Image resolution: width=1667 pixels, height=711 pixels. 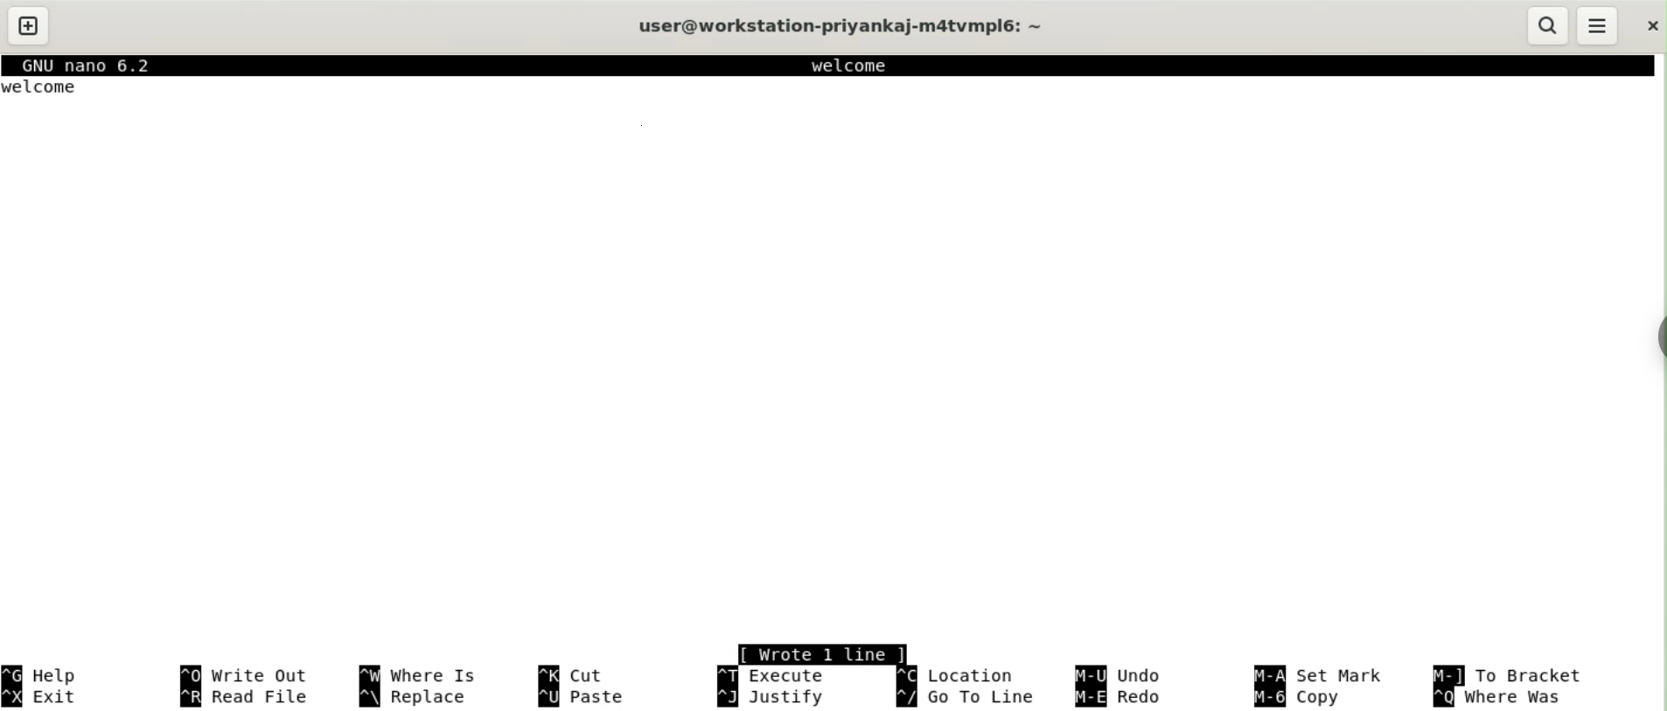 What do you see at coordinates (957, 675) in the screenshot?
I see `location` at bounding box center [957, 675].